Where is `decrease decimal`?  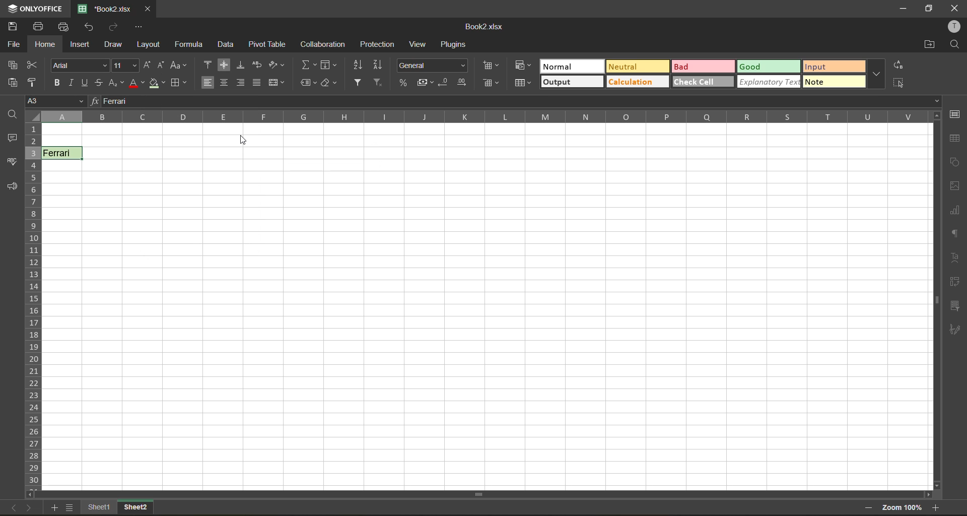 decrease decimal is located at coordinates (445, 81).